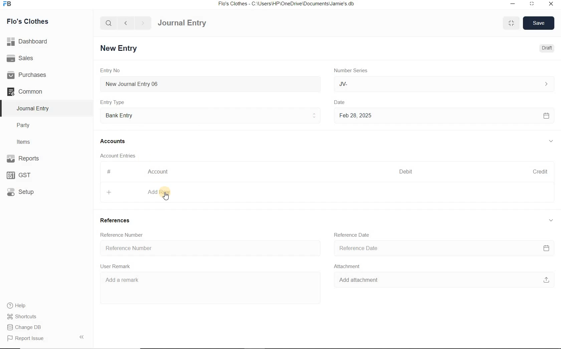 This screenshot has height=349, width=561. Describe the element at coordinates (444, 115) in the screenshot. I see `Feb 28, 2025` at that location.